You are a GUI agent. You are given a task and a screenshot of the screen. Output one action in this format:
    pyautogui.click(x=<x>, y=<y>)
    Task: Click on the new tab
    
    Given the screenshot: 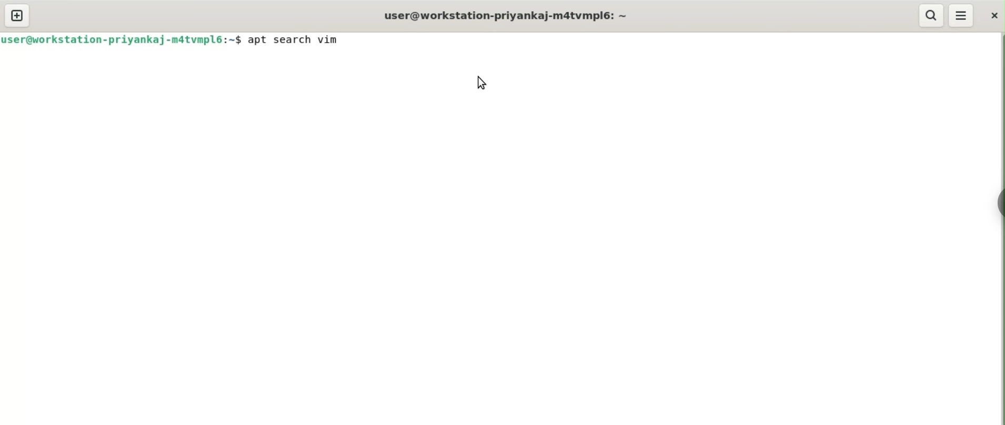 What is the action you would take?
    pyautogui.click(x=19, y=15)
    